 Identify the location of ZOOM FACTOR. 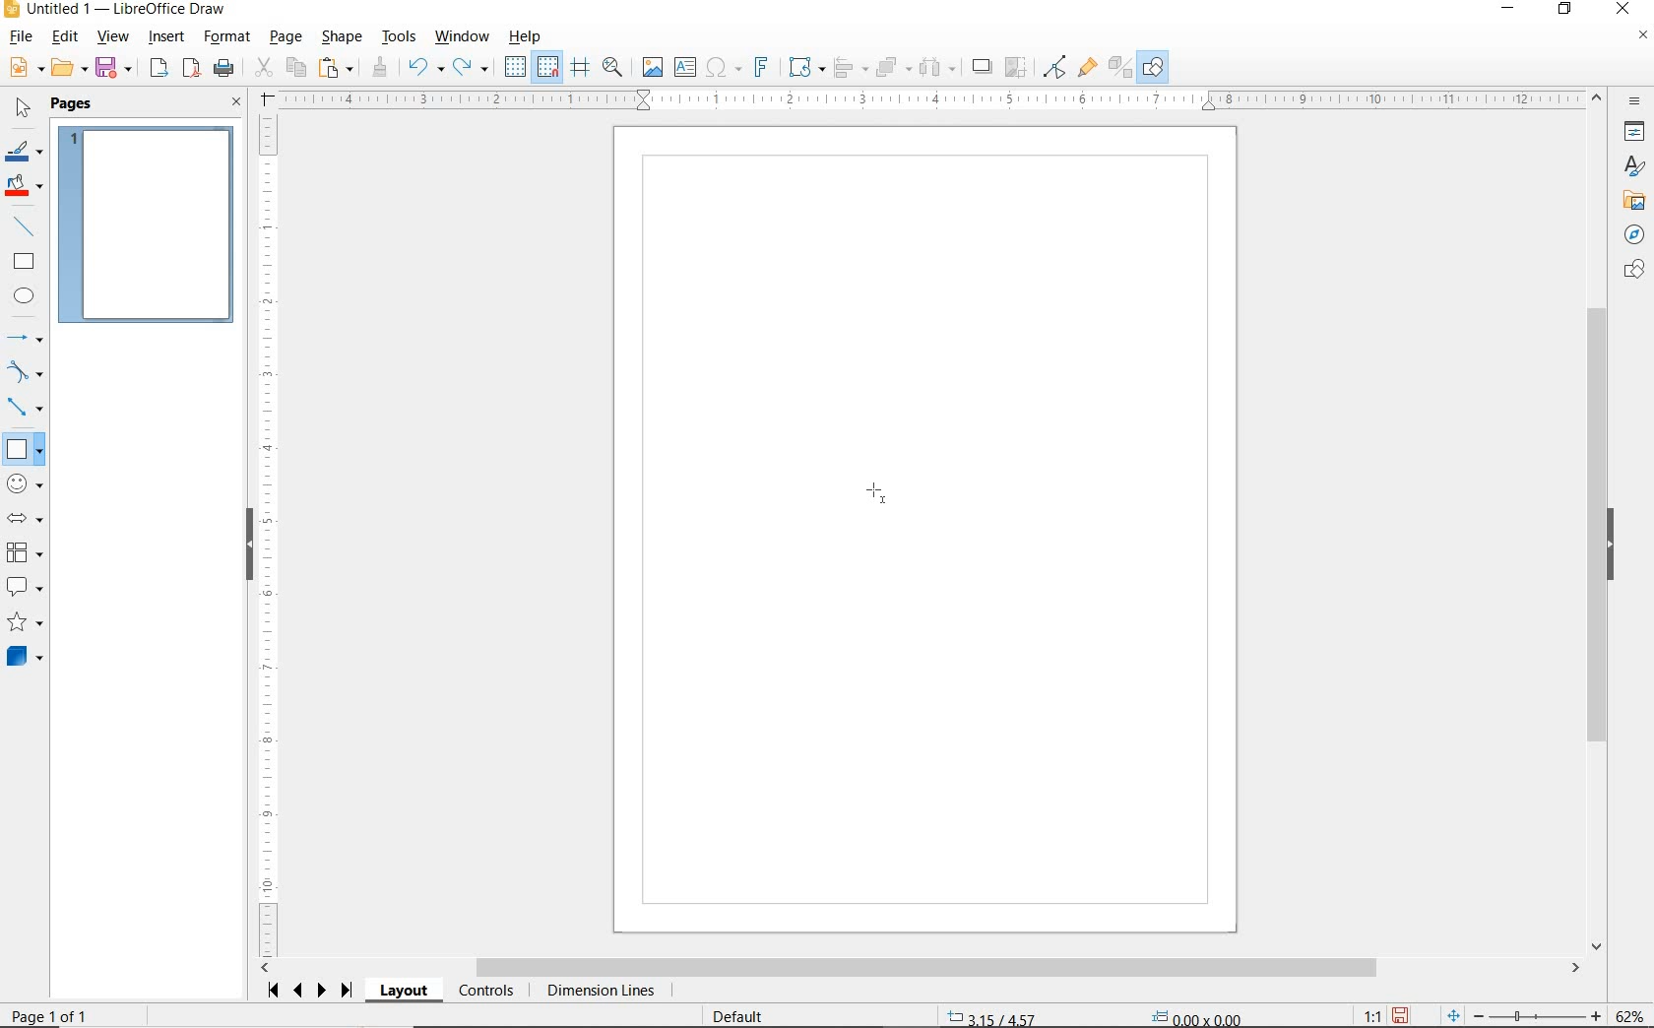
(1628, 1016).